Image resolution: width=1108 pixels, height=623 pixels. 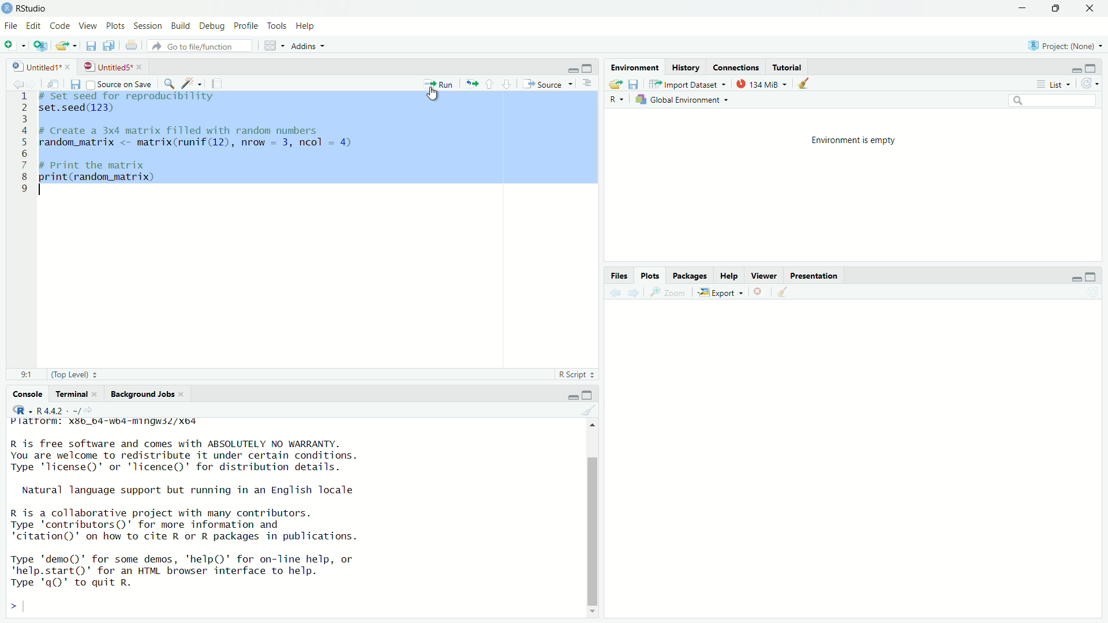 I want to click on Environment is empty, so click(x=854, y=141).